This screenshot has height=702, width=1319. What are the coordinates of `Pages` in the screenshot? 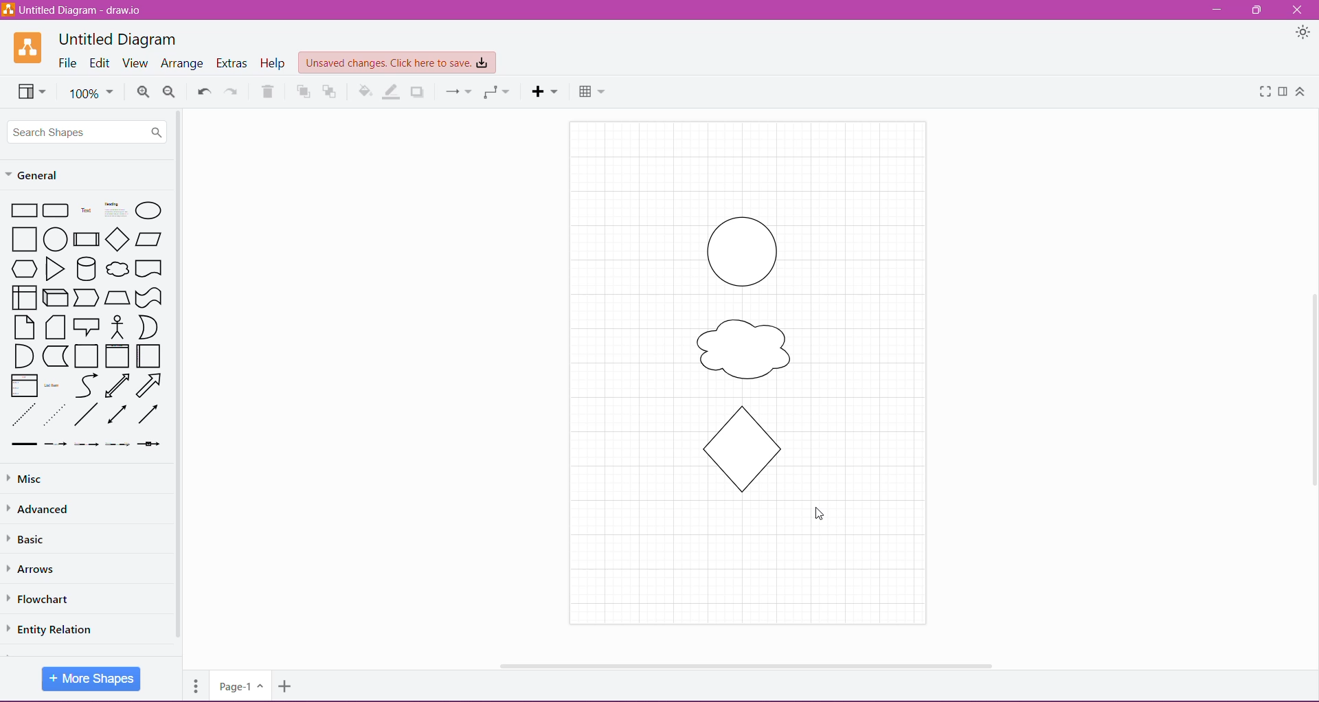 It's located at (194, 684).